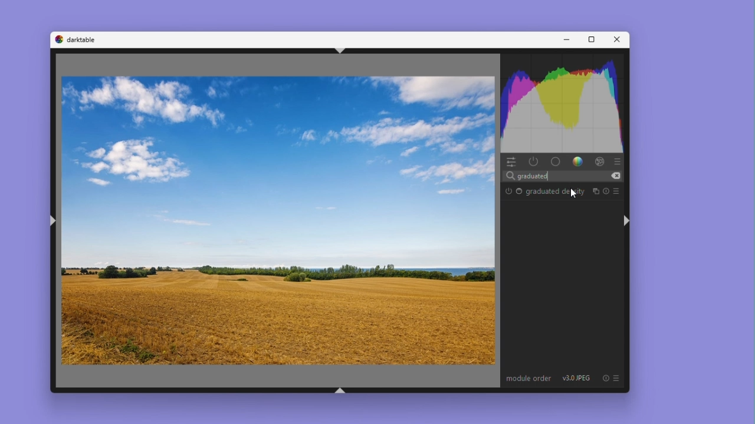 This screenshot has width=755, height=424. Describe the element at coordinates (508, 191) in the screenshot. I see `graduated density` at that location.